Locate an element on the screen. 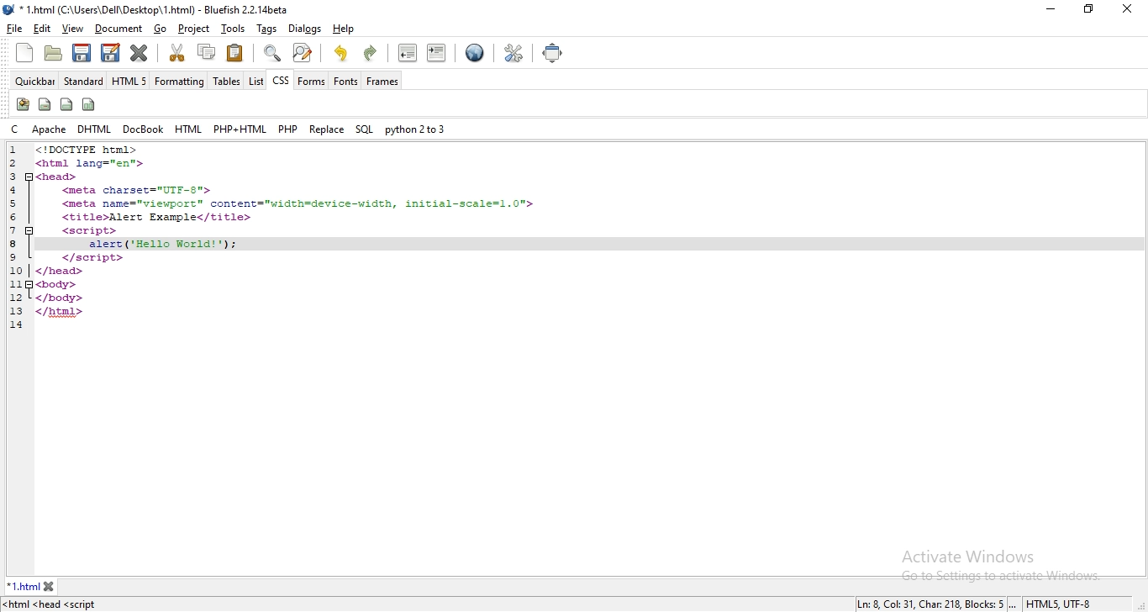 Image resolution: width=1148 pixels, height=612 pixels. HTMLS, UTF-8 is located at coordinates (1060, 604).